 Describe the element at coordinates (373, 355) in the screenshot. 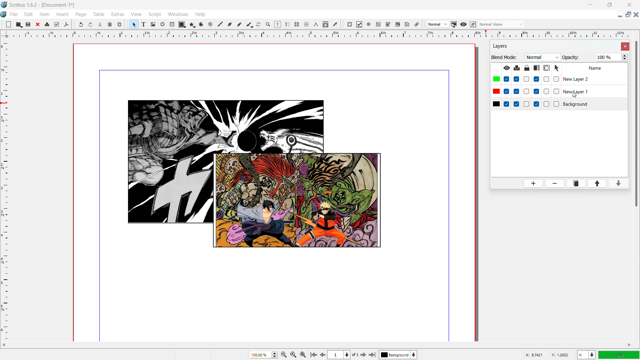

I see `go to last page` at that location.